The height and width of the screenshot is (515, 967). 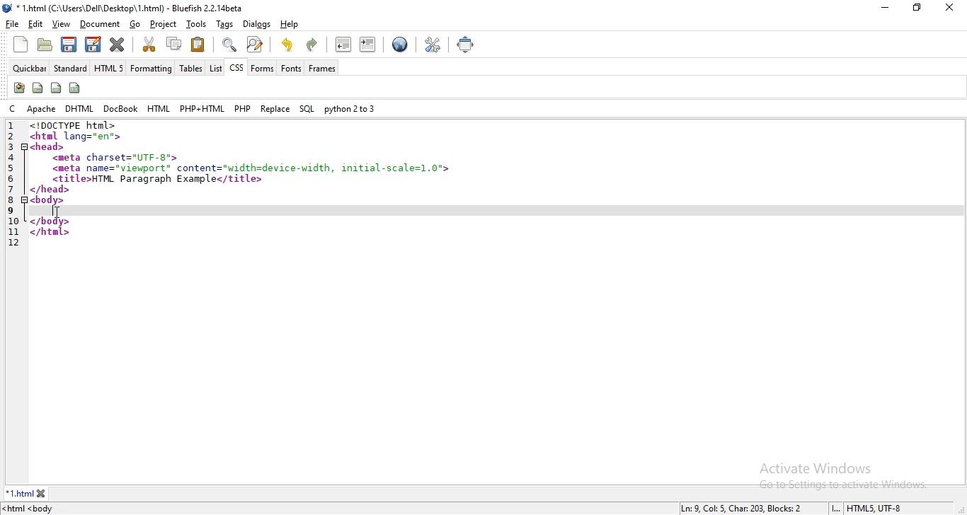 What do you see at coordinates (291, 68) in the screenshot?
I see `fonts` at bounding box center [291, 68].